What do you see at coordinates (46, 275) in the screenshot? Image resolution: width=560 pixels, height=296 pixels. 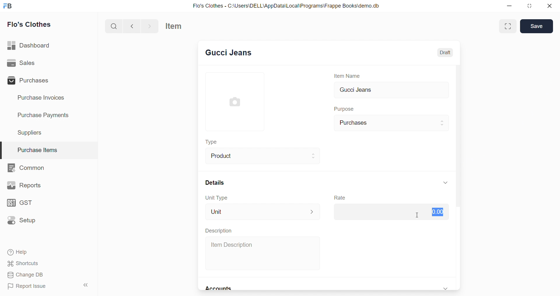 I see `Change DB` at bounding box center [46, 275].